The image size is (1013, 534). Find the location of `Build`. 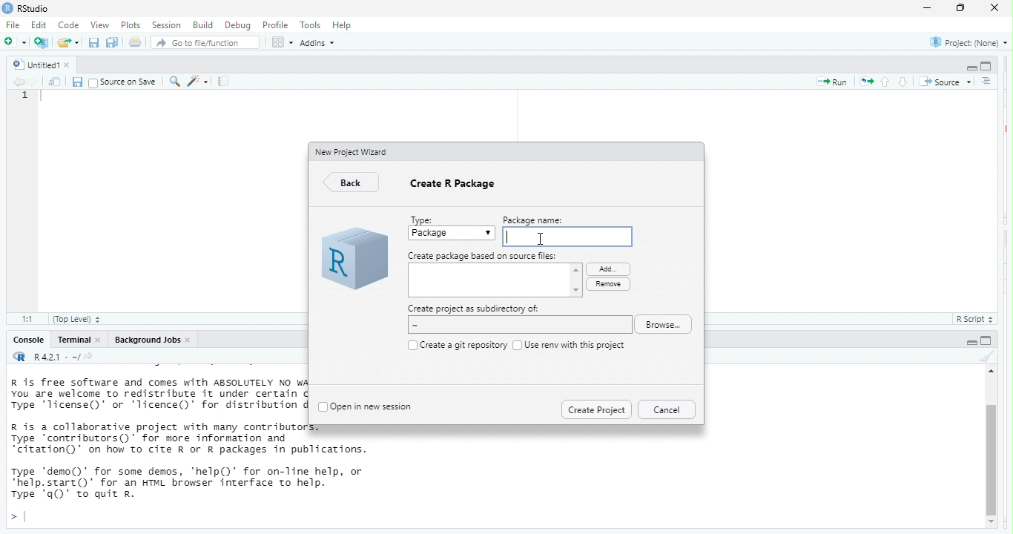

Build is located at coordinates (202, 24).